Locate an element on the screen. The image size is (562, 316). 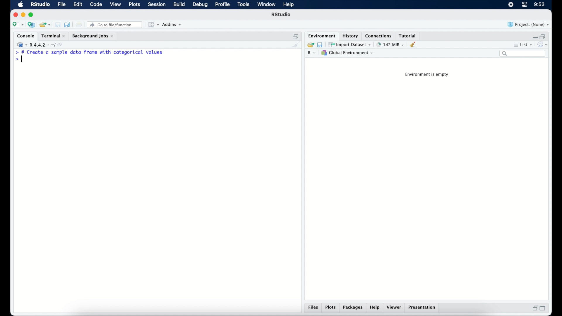
command prompt is located at coordinates (16, 59).